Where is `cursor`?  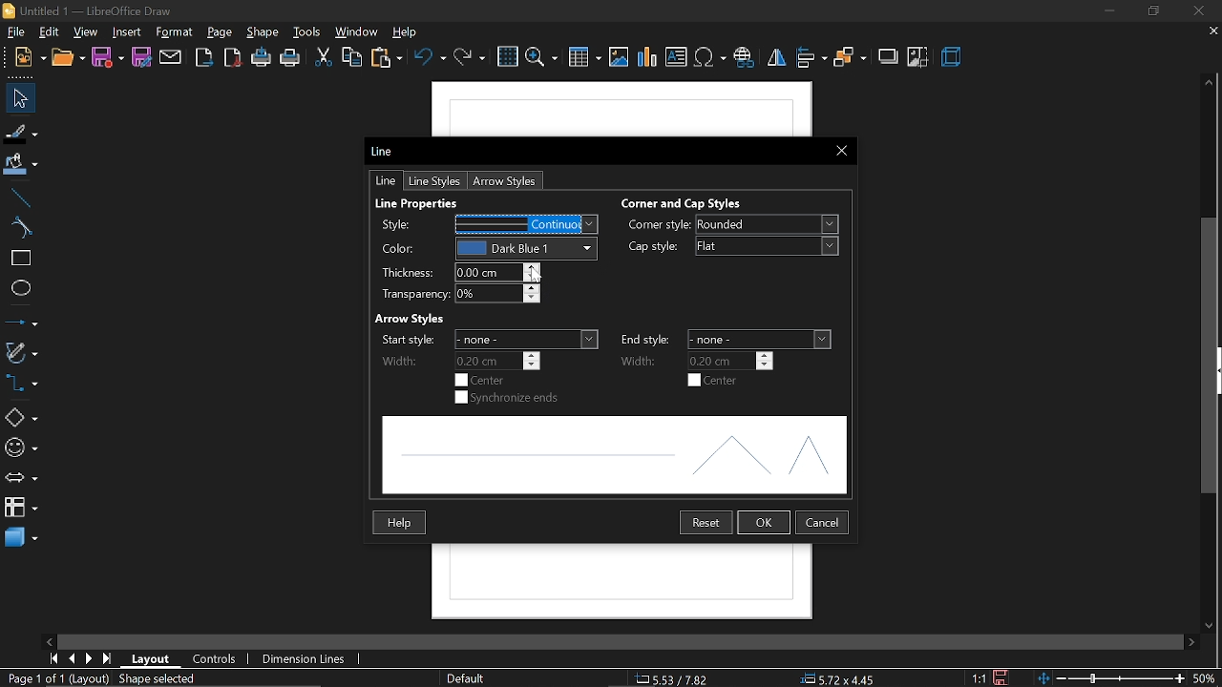 cursor is located at coordinates (539, 275).